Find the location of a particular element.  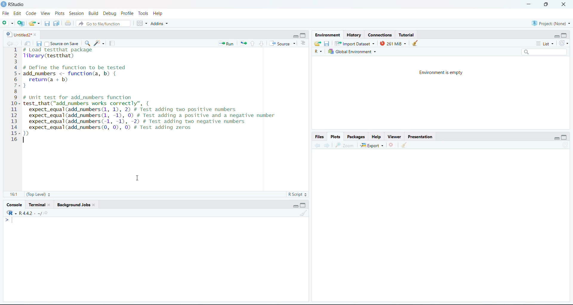

Help is located at coordinates (375, 137).